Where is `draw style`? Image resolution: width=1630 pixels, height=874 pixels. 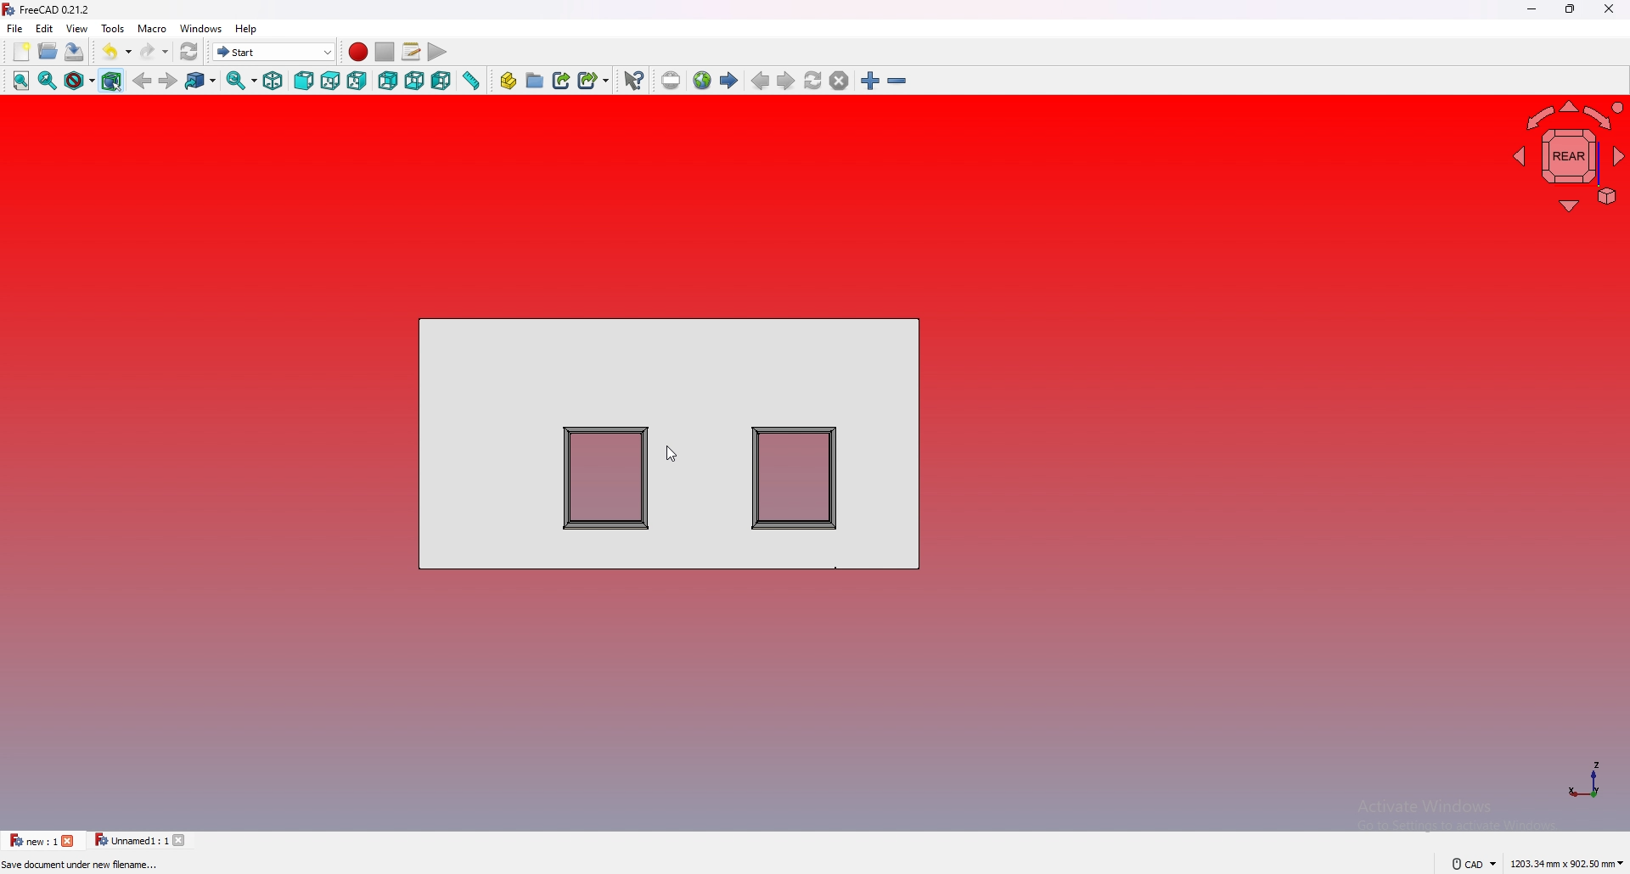
draw style is located at coordinates (80, 81).